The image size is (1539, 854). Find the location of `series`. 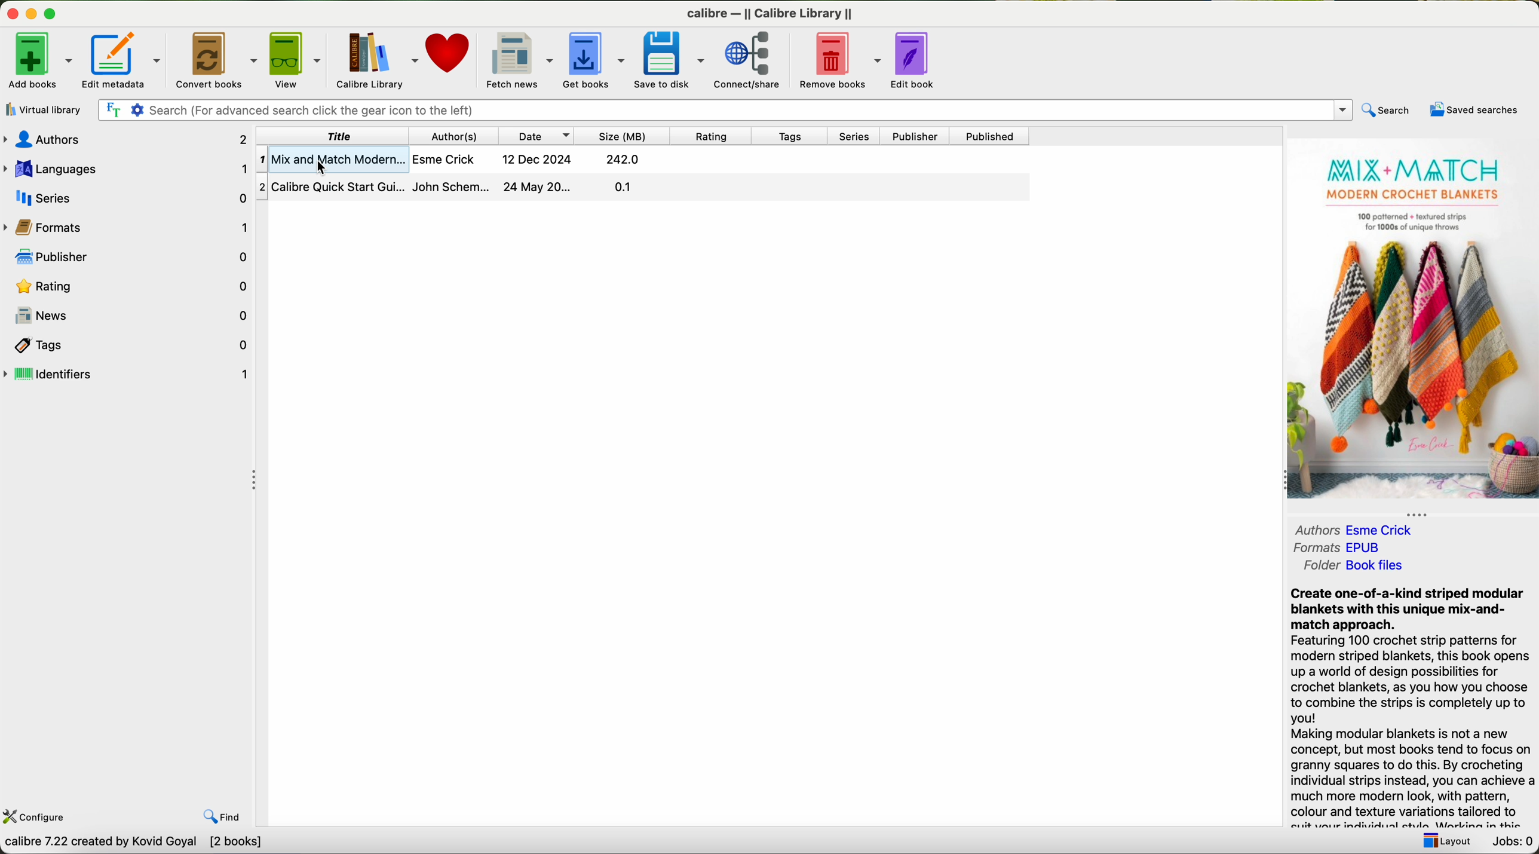

series is located at coordinates (128, 196).